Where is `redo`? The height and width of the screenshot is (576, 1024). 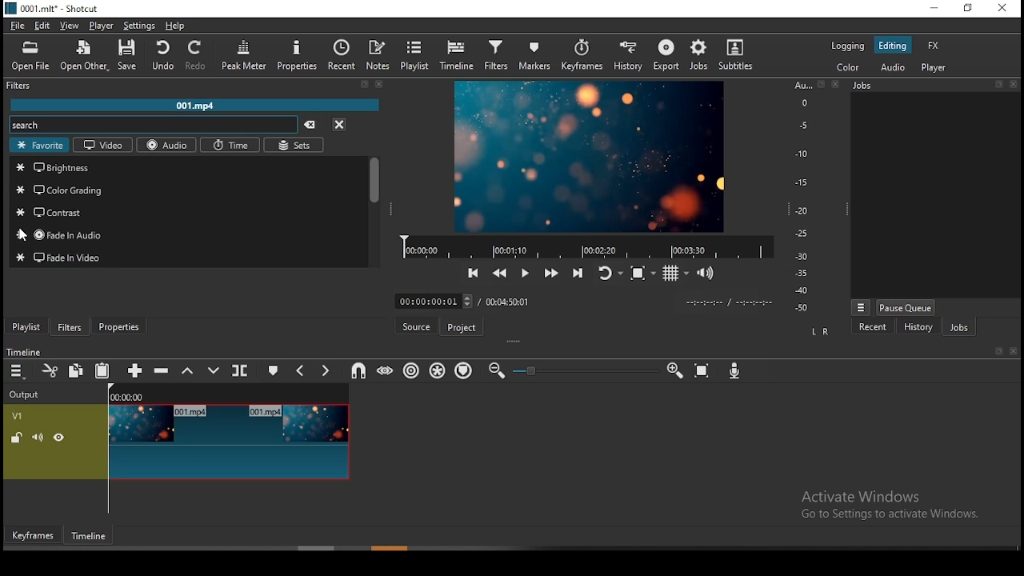 redo is located at coordinates (196, 56).